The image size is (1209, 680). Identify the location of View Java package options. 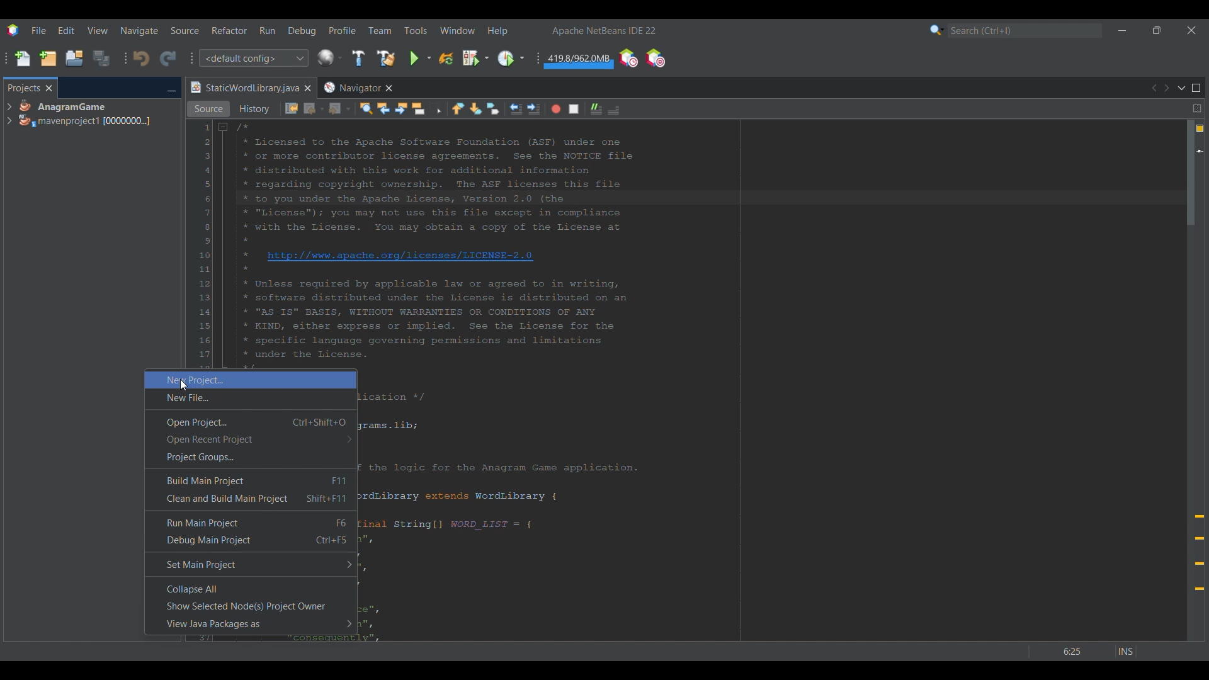
(251, 624).